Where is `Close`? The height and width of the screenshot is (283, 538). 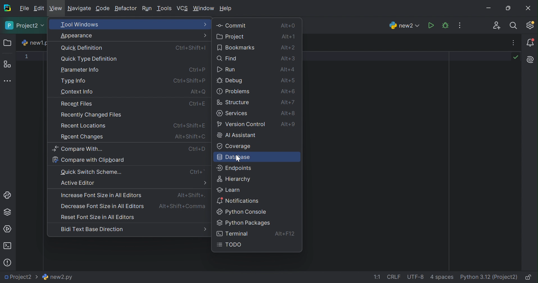 Close is located at coordinates (529, 8).